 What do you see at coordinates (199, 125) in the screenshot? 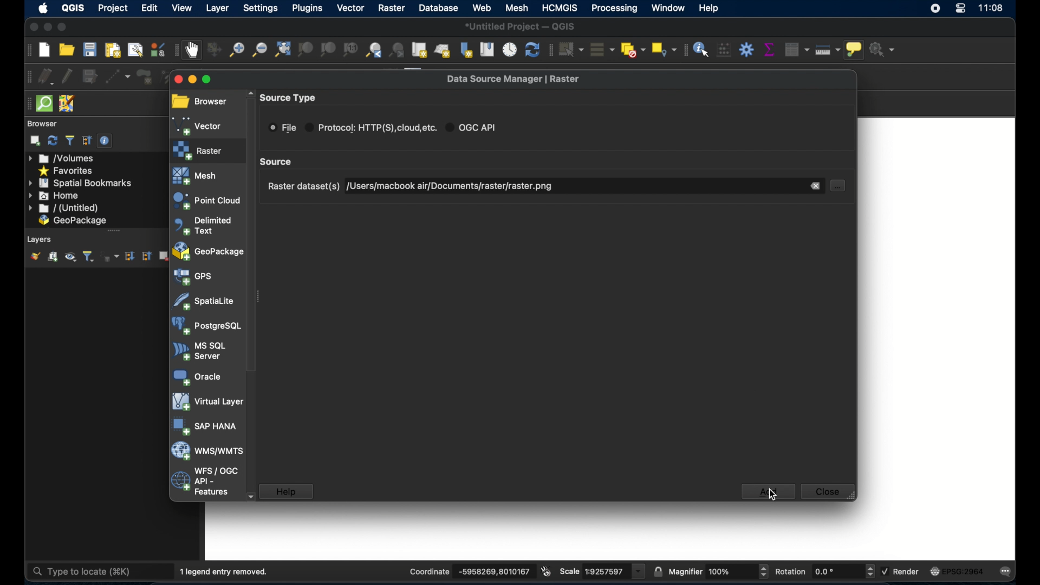
I see `vector` at bounding box center [199, 125].